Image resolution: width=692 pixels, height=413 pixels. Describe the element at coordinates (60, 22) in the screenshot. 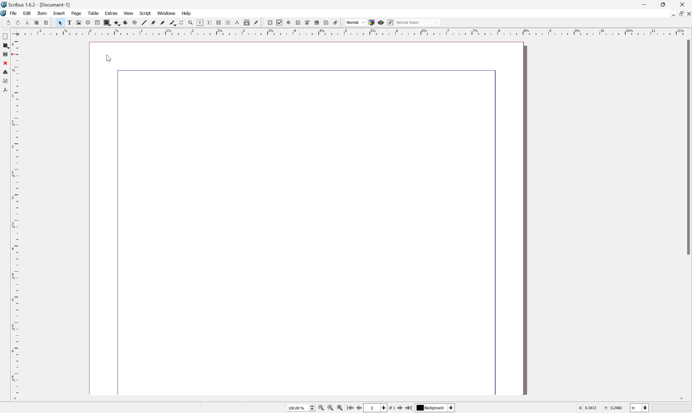

I see `preflight verifier` at that location.